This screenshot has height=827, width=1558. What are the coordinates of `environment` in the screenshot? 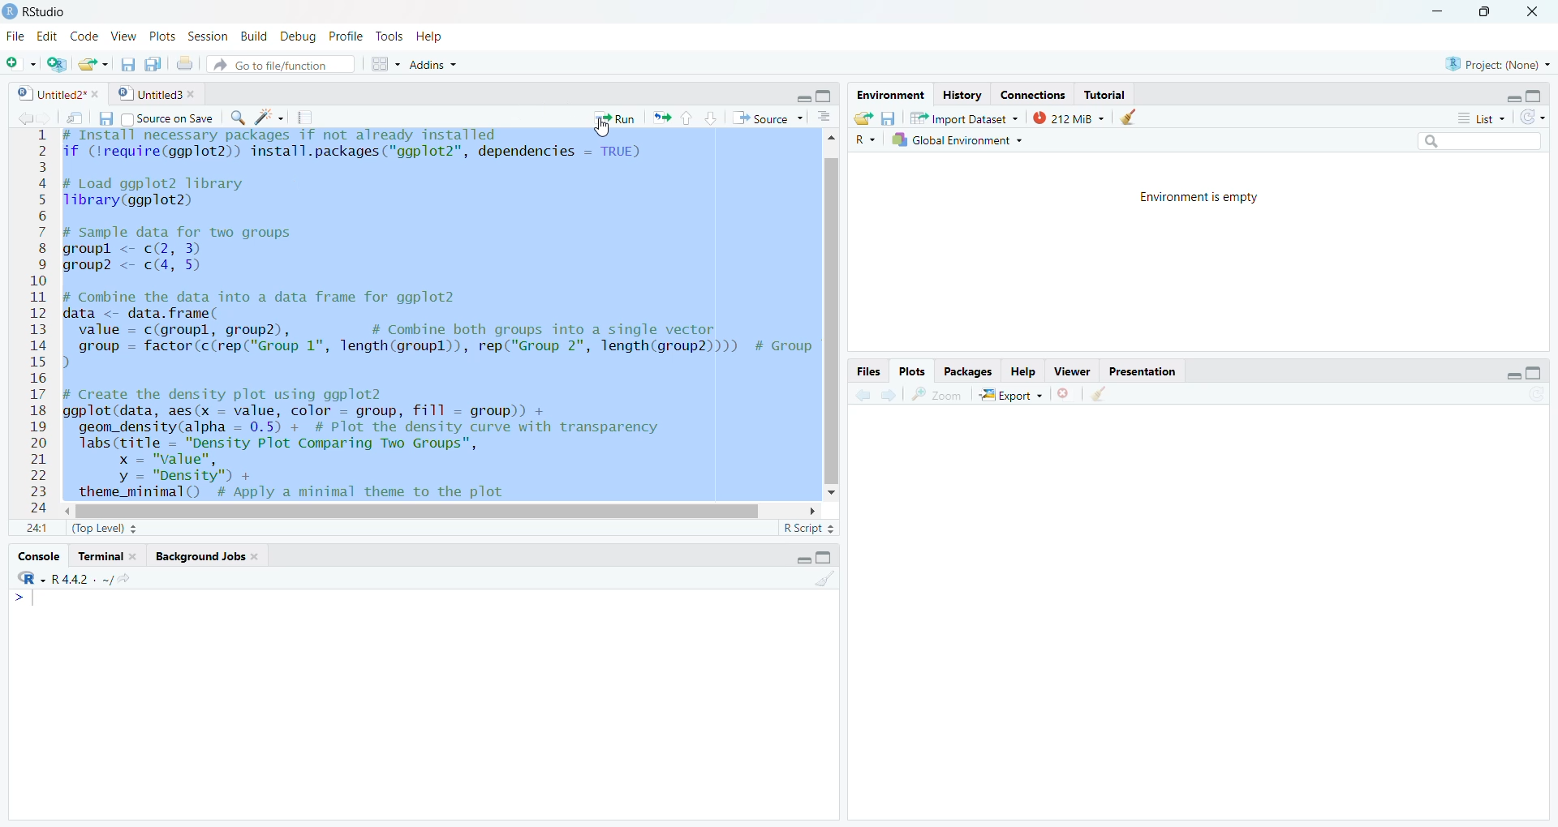 It's located at (885, 95).